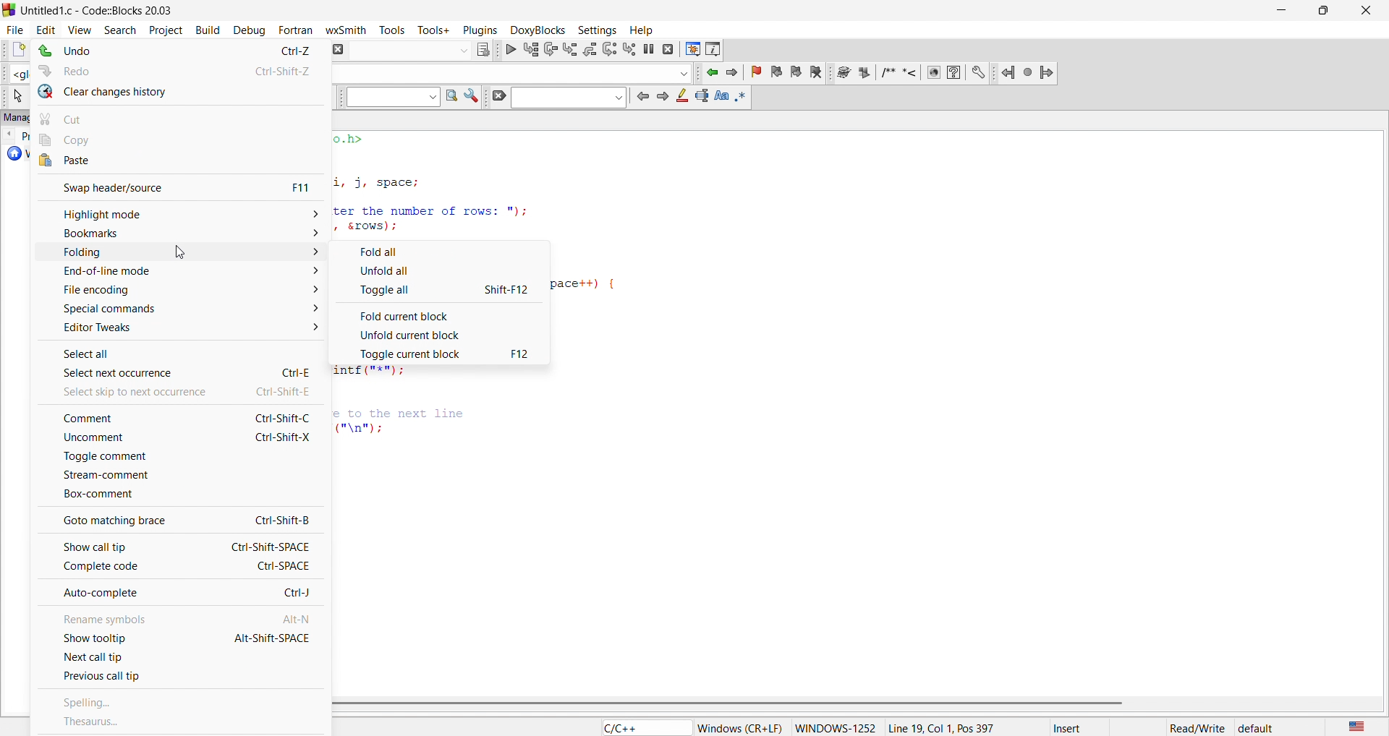  Describe the element at coordinates (940, 727) in the screenshot. I see `Line 19, col 1, Pos 397` at that location.